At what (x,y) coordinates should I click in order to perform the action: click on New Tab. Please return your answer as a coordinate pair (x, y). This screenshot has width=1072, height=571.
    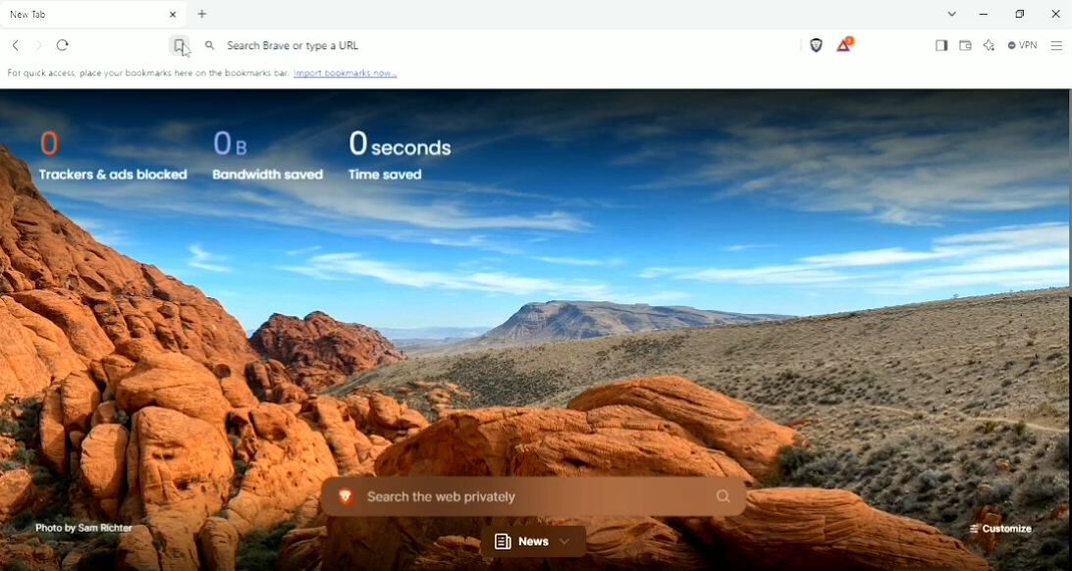
    Looking at the image, I should click on (202, 15).